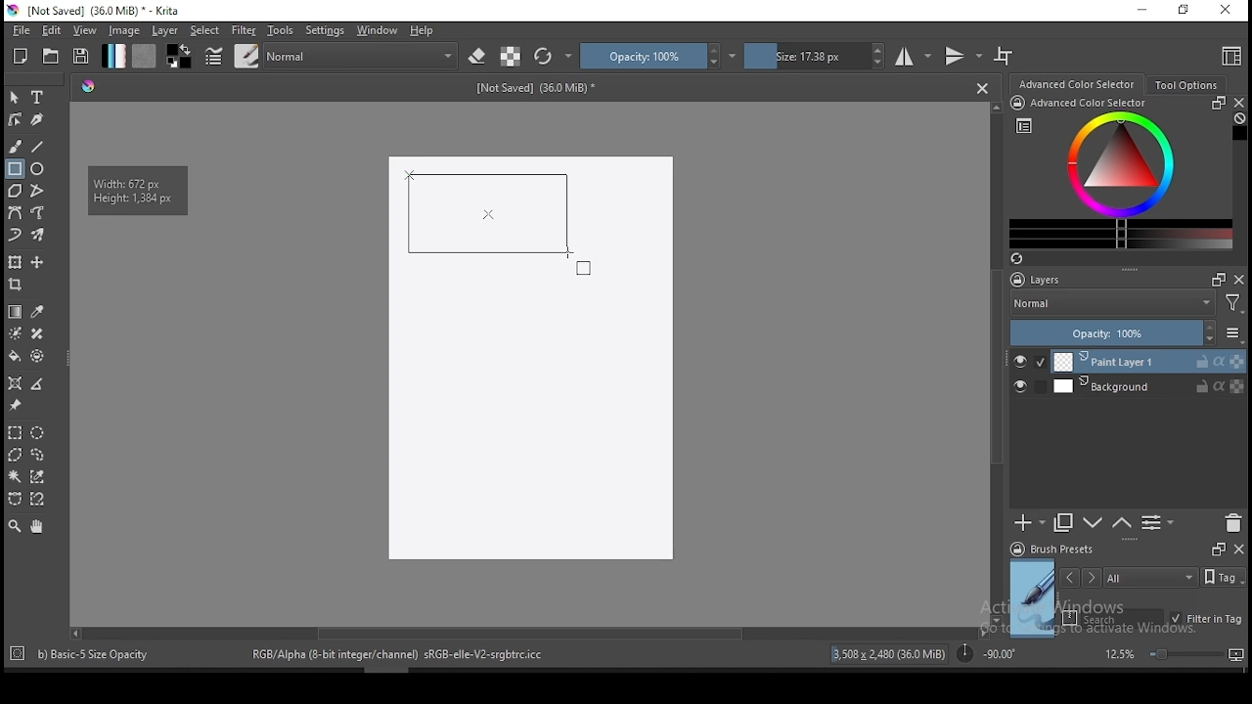  What do you see at coordinates (1239, 279) in the screenshot?
I see `close docker` at bounding box center [1239, 279].